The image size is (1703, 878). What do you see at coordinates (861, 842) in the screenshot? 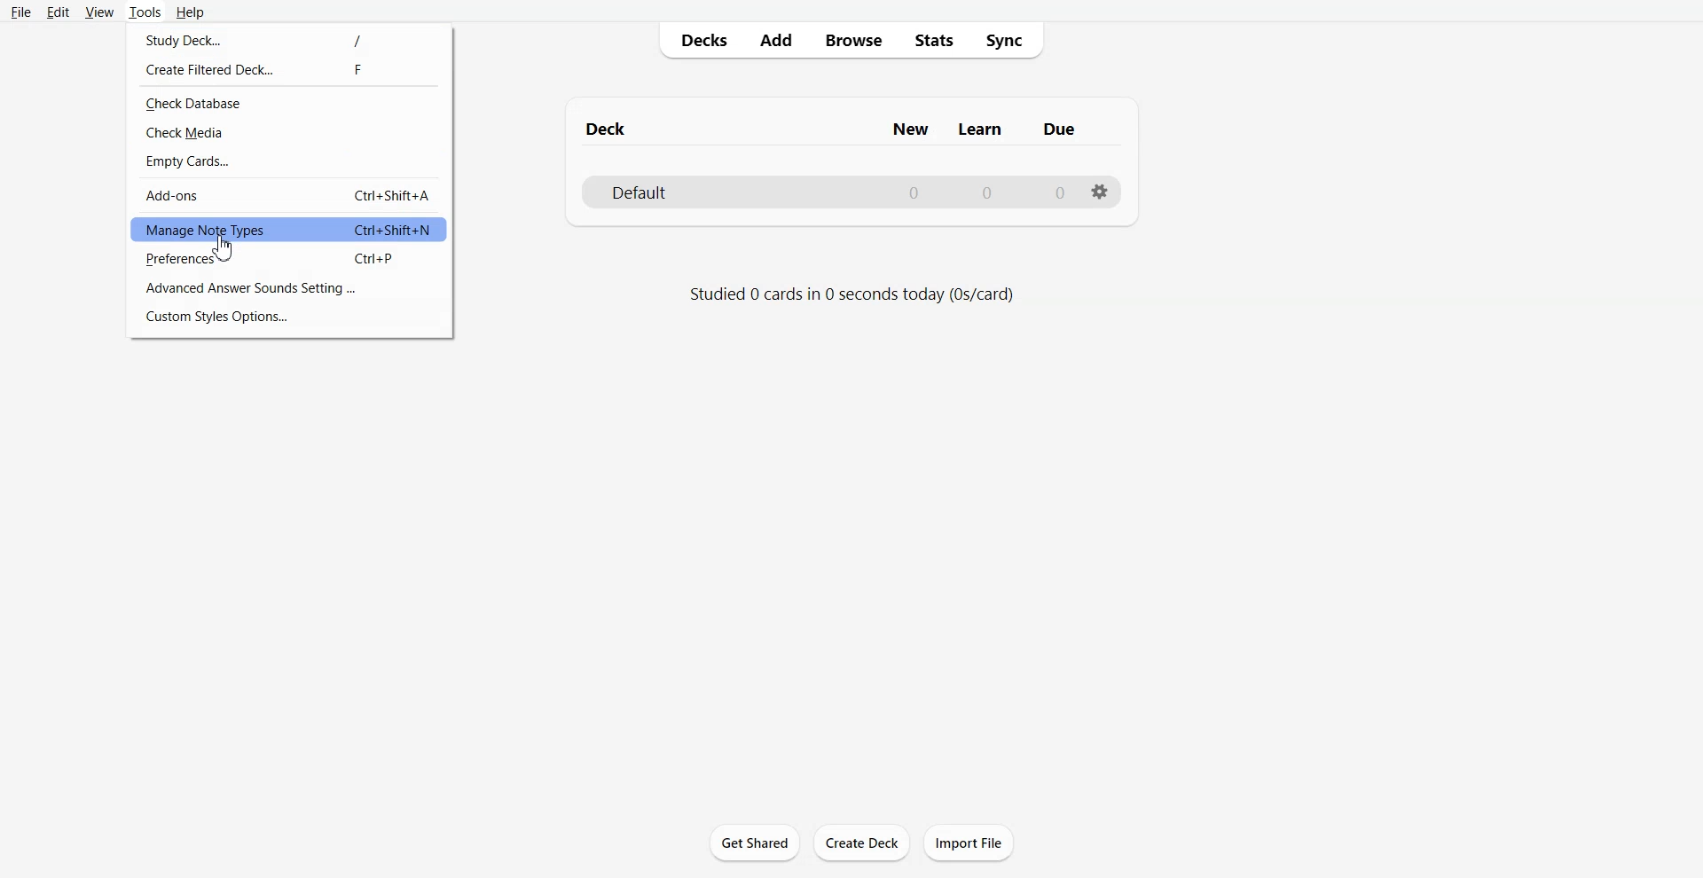
I see `Create Deck` at bounding box center [861, 842].